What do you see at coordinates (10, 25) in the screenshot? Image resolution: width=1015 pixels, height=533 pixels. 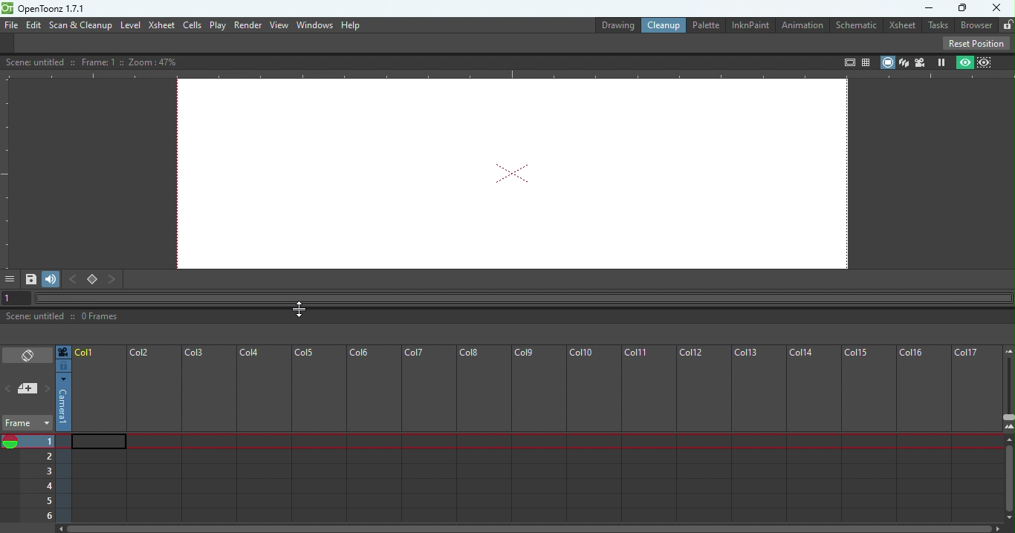 I see `File` at bounding box center [10, 25].